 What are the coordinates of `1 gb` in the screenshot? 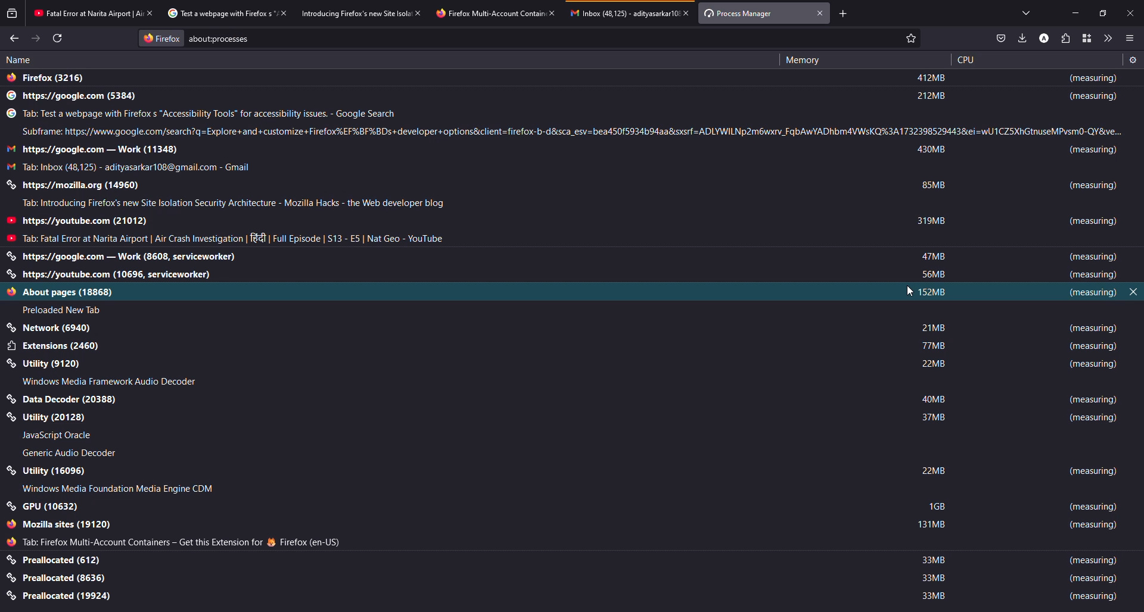 It's located at (934, 507).